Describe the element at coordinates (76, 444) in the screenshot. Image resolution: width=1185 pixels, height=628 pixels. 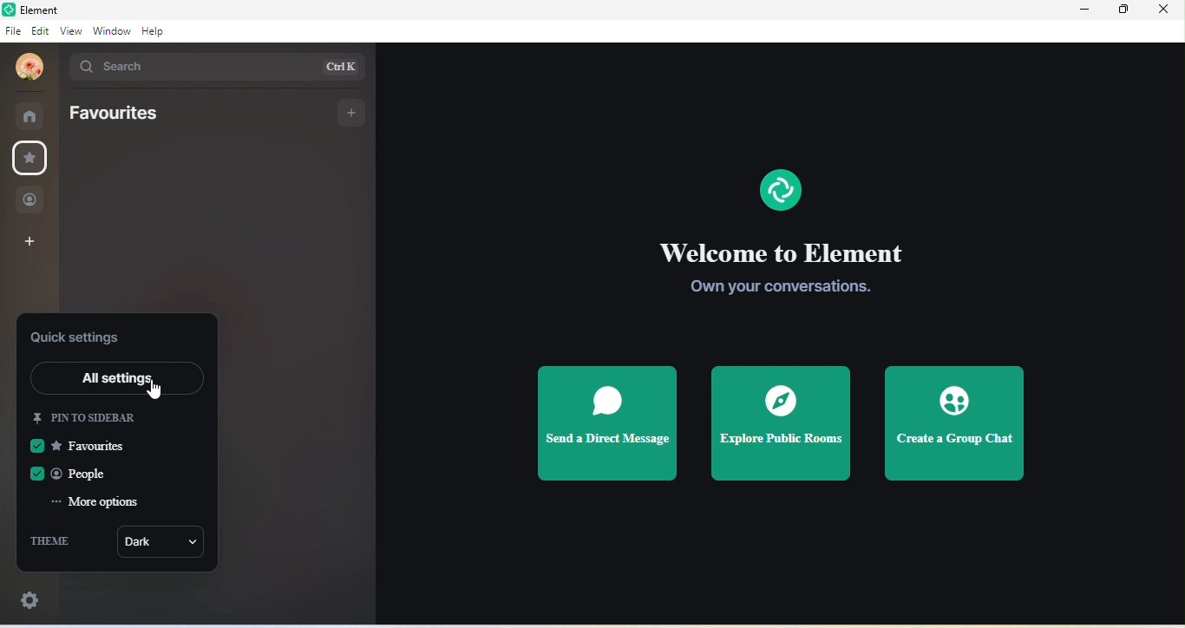
I see `favourites` at that location.